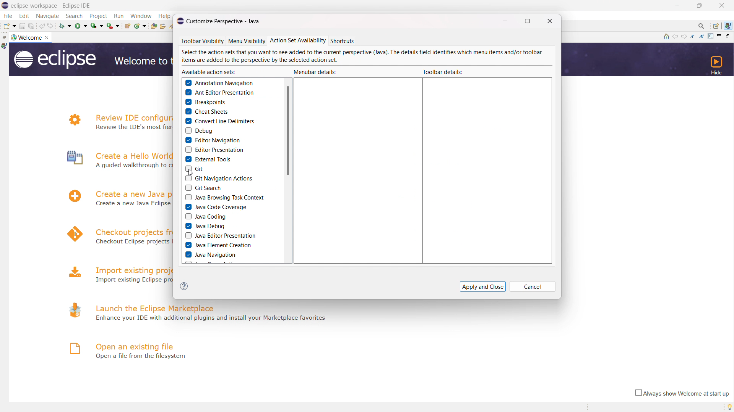 The width and height of the screenshot is (734, 412). I want to click on annotation navigation, so click(219, 83).